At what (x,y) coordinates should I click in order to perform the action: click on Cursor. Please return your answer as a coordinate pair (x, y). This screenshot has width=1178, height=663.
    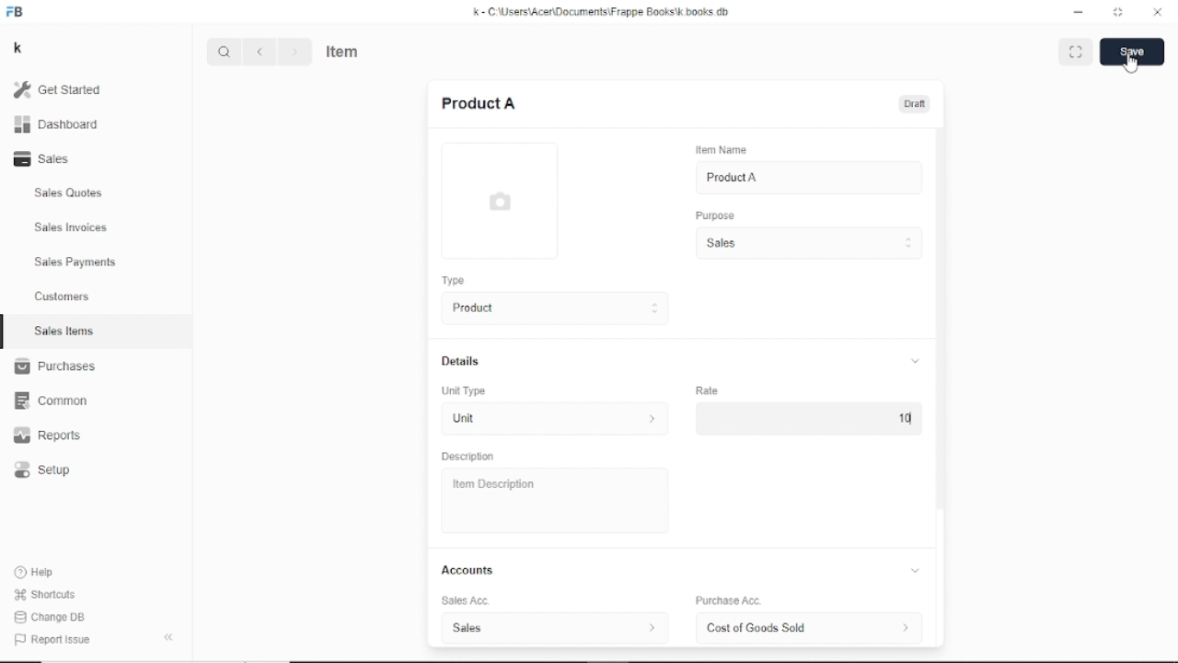
    Looking at the image, I should click on (910, 419).